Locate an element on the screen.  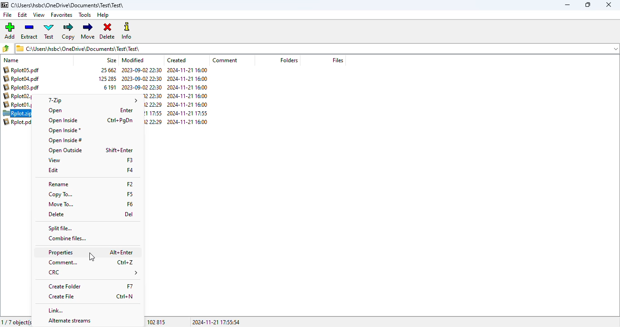
favorites is located at coordinates (61, 15).